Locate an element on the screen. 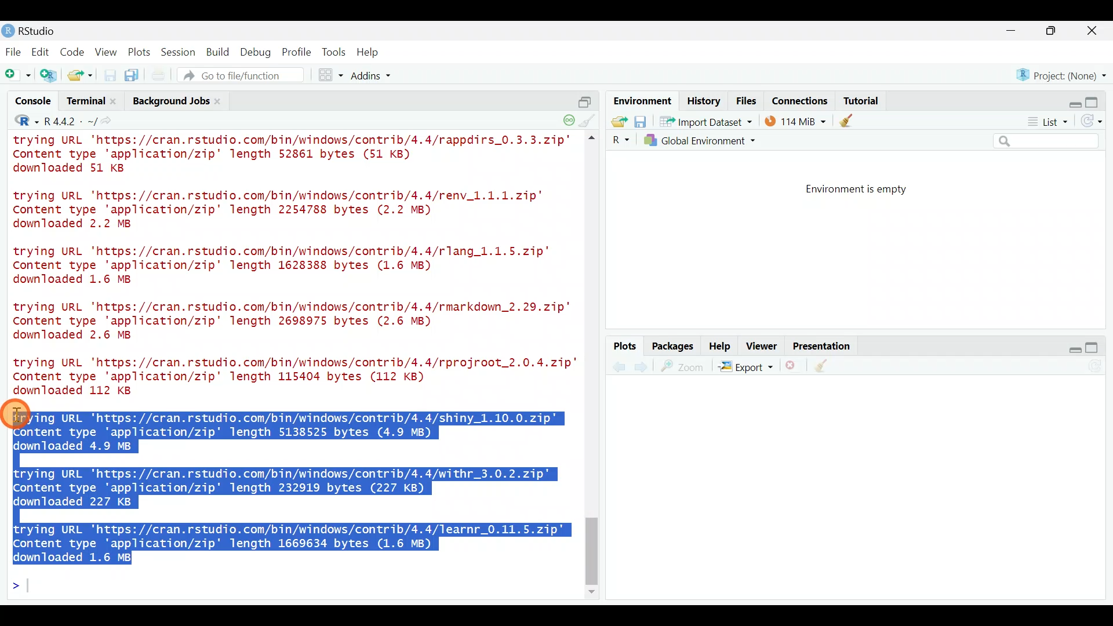 Image resolution: width=1113 pixels, height=626 pixels. Cursor is located at coordinates (20, 414).